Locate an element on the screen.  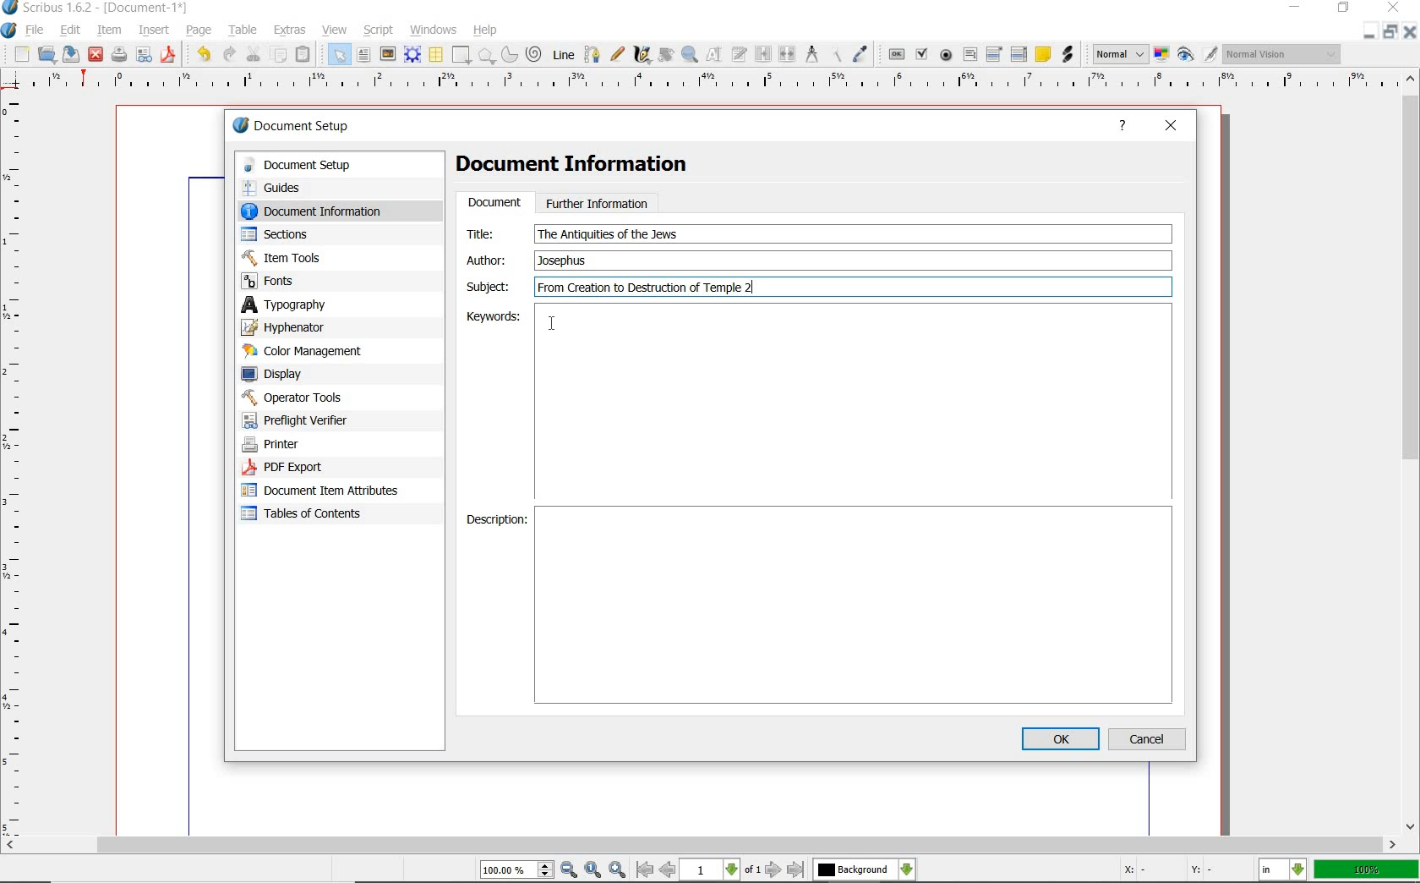
new is located at coordinates (20, 54).